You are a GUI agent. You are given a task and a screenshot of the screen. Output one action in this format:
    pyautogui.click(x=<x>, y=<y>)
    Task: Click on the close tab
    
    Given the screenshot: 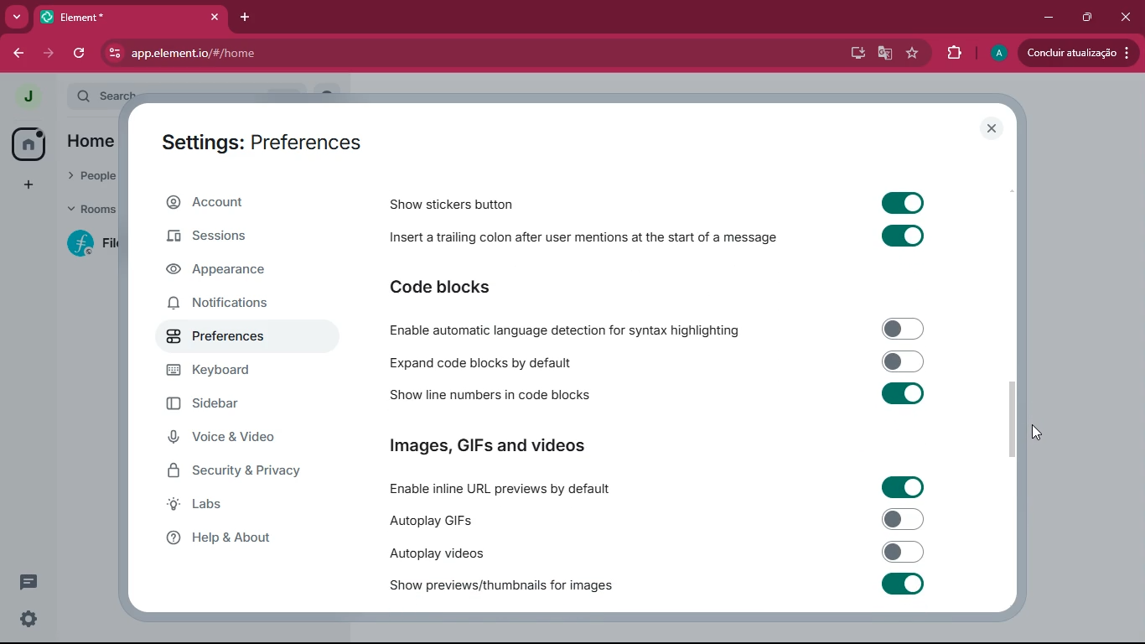 What is the action you would take?
    pyautogui.click(x=218, y=16)
    